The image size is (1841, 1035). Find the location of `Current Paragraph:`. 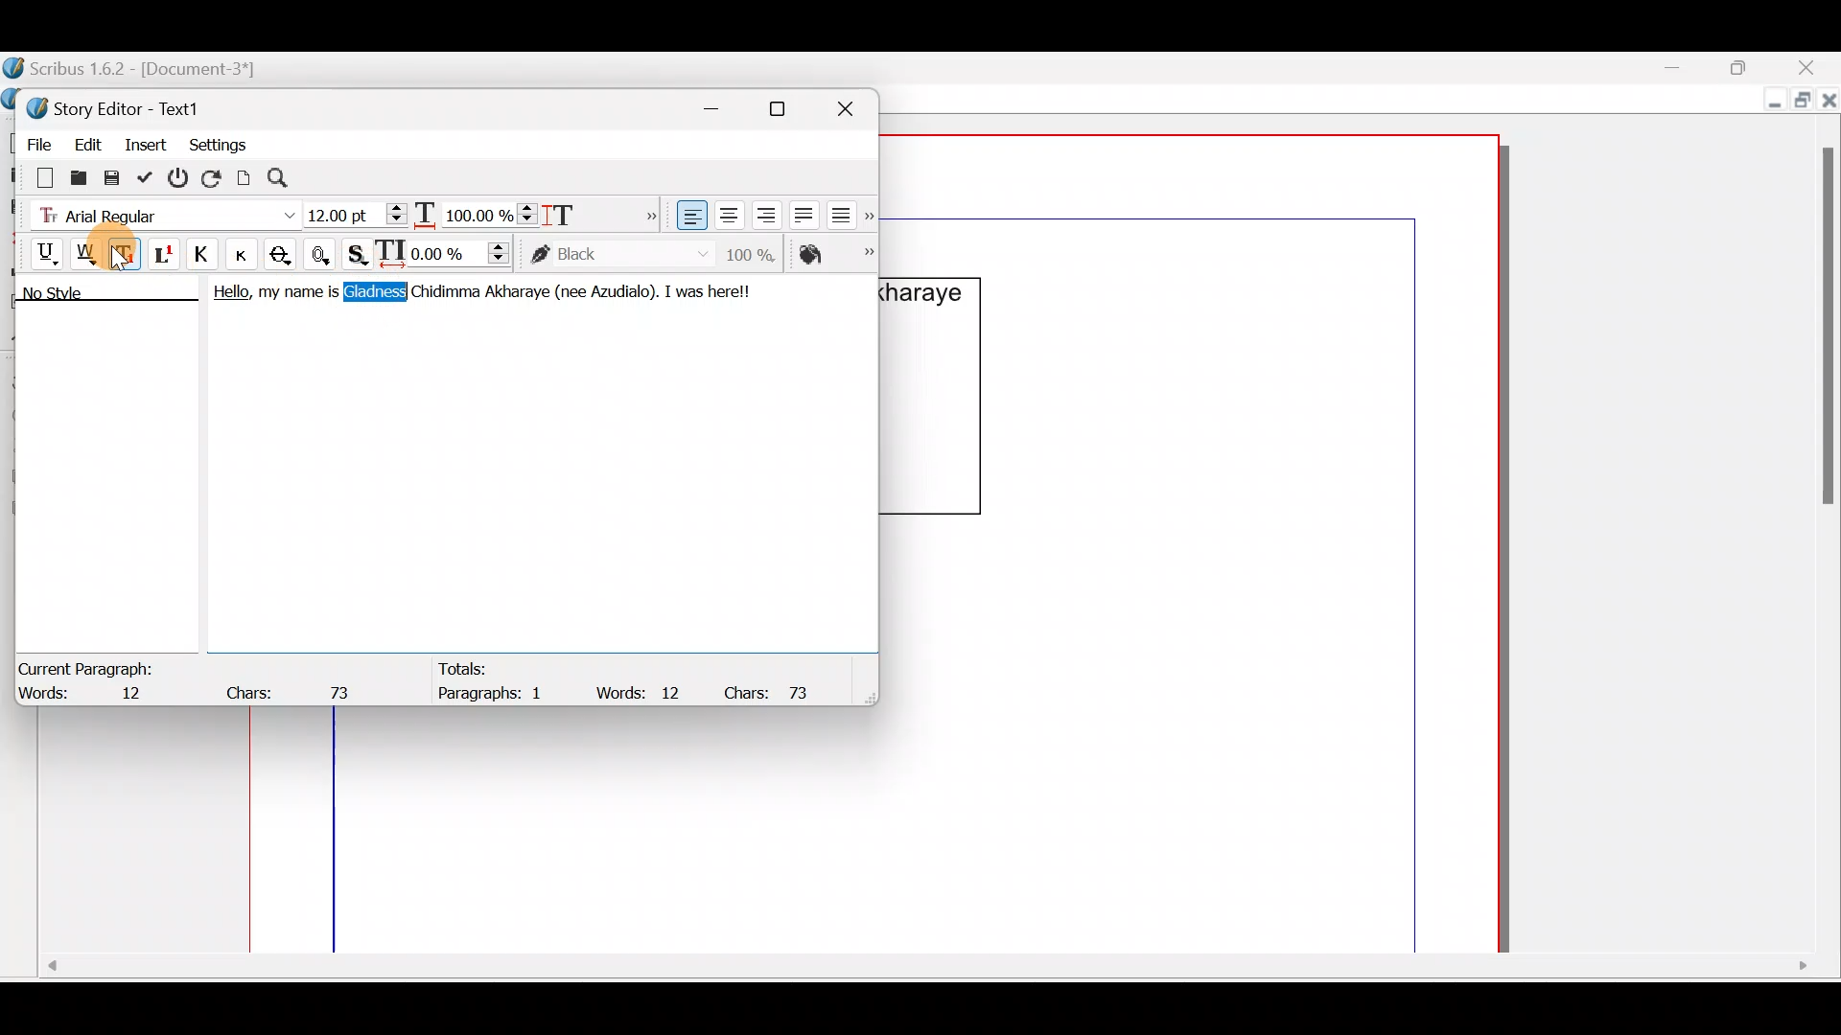

Current Paragraph: is located at coordinates (88, 666).